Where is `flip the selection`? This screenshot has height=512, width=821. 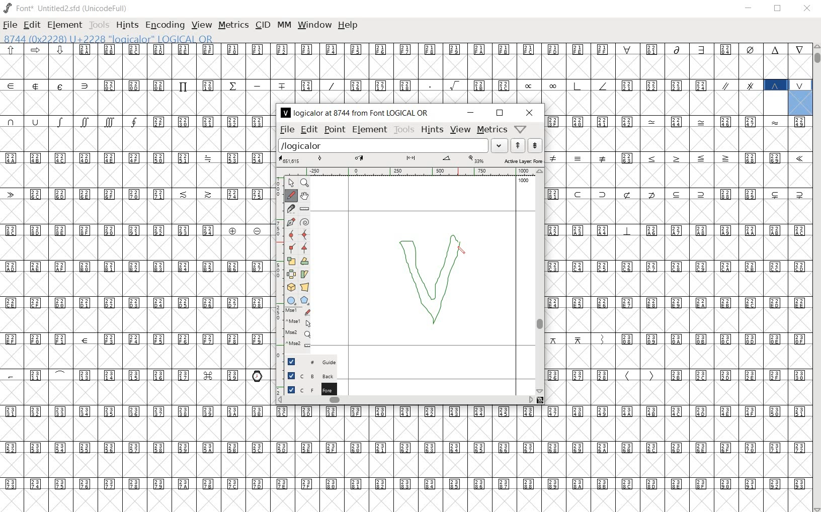
flip the selection is located at coordinates (305, 261).